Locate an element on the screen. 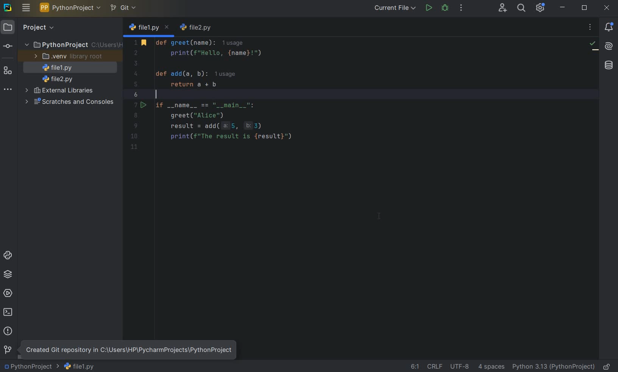 The height and width of the screenshot is (372, 618). current interpreter is located at coordinates (553, 367).